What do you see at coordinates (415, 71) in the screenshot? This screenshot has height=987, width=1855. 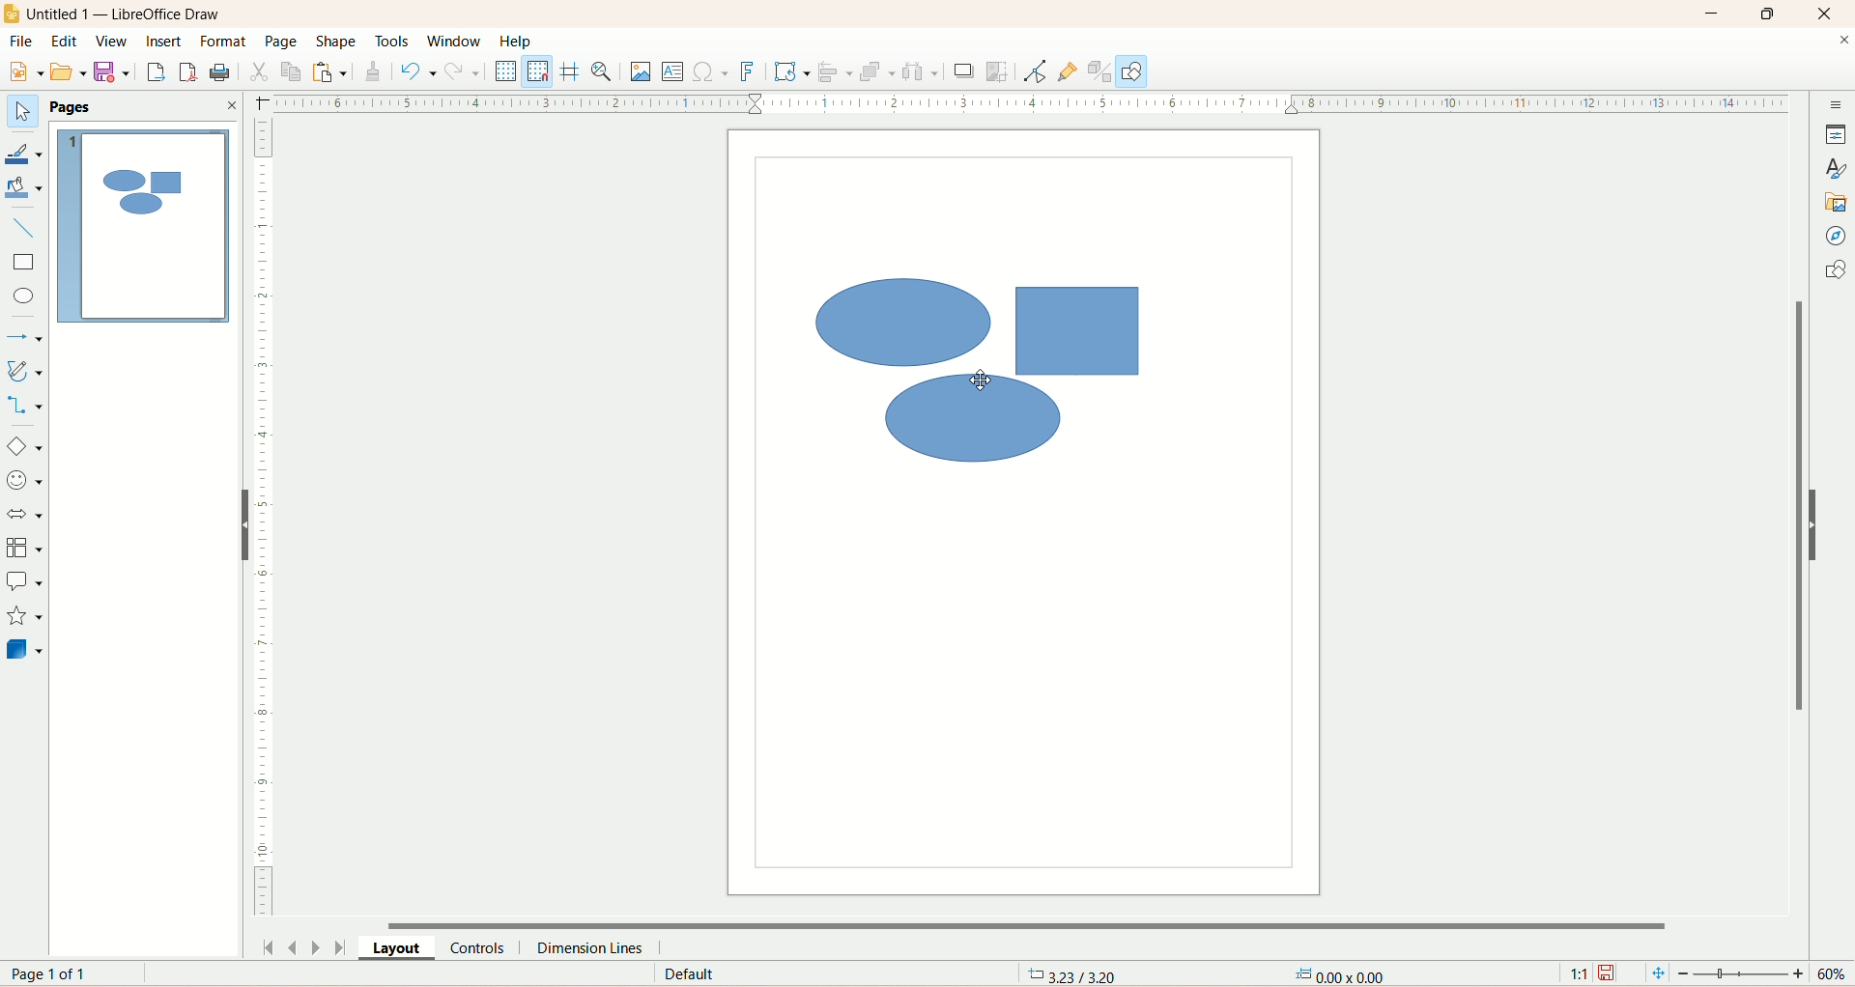 I see `undo` at bounding box center [415, 71].